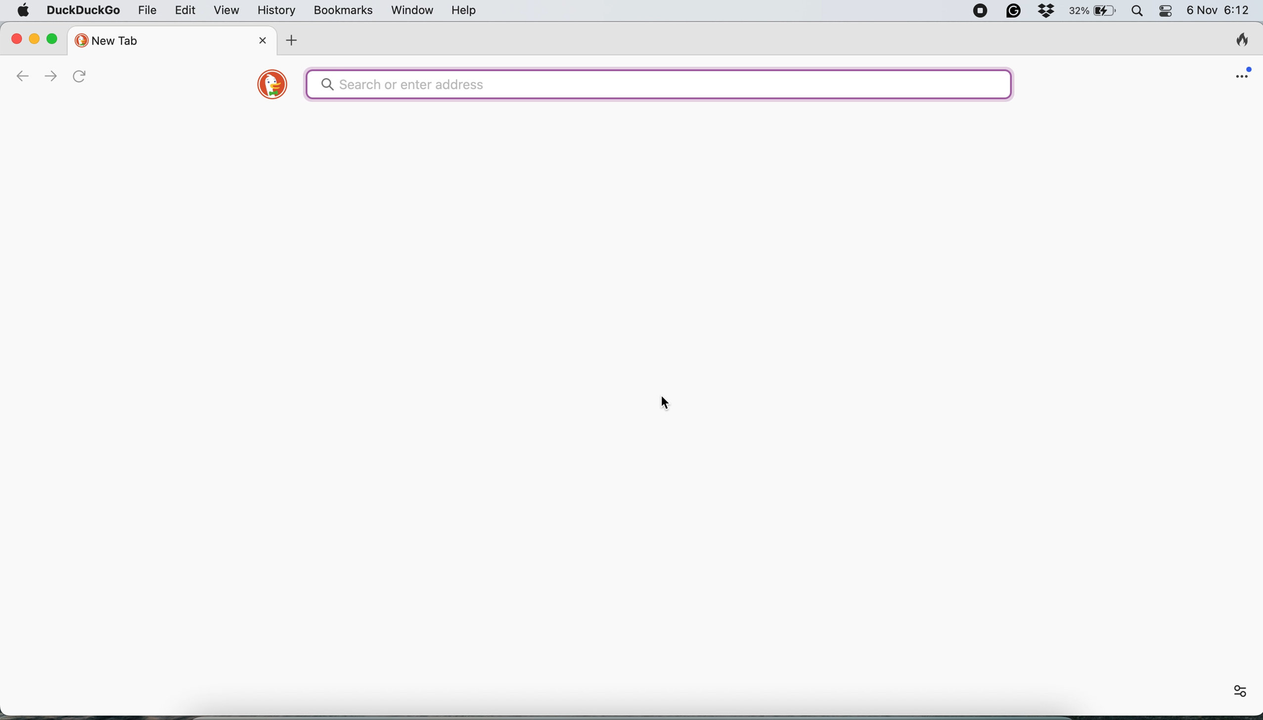 The width and height of the screenshot is (1263, 720). What do you see at coordinates (264, 40) in the screenshot?
I see `close` at bounding box center [264, 40].